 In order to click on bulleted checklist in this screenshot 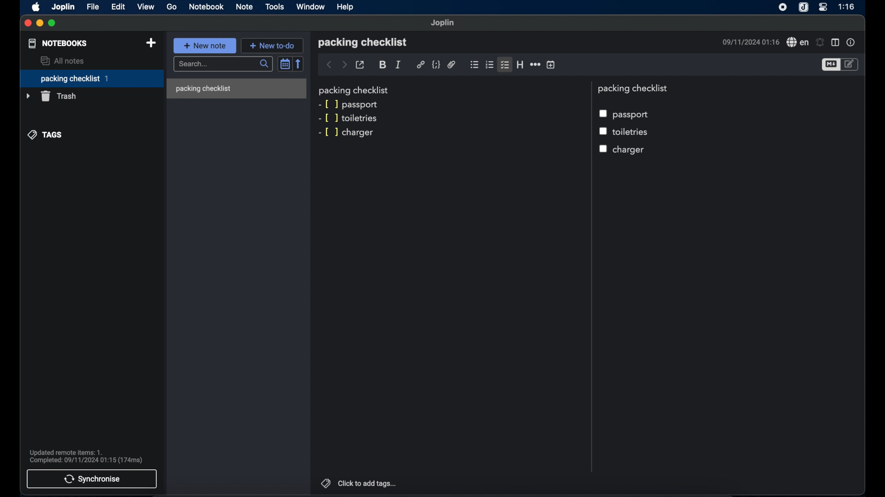, I will do `click(474, 65)`.